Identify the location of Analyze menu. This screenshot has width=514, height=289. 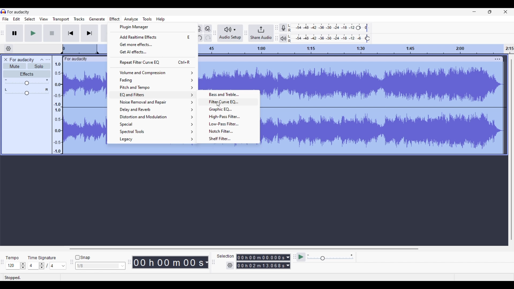
(131, 19).